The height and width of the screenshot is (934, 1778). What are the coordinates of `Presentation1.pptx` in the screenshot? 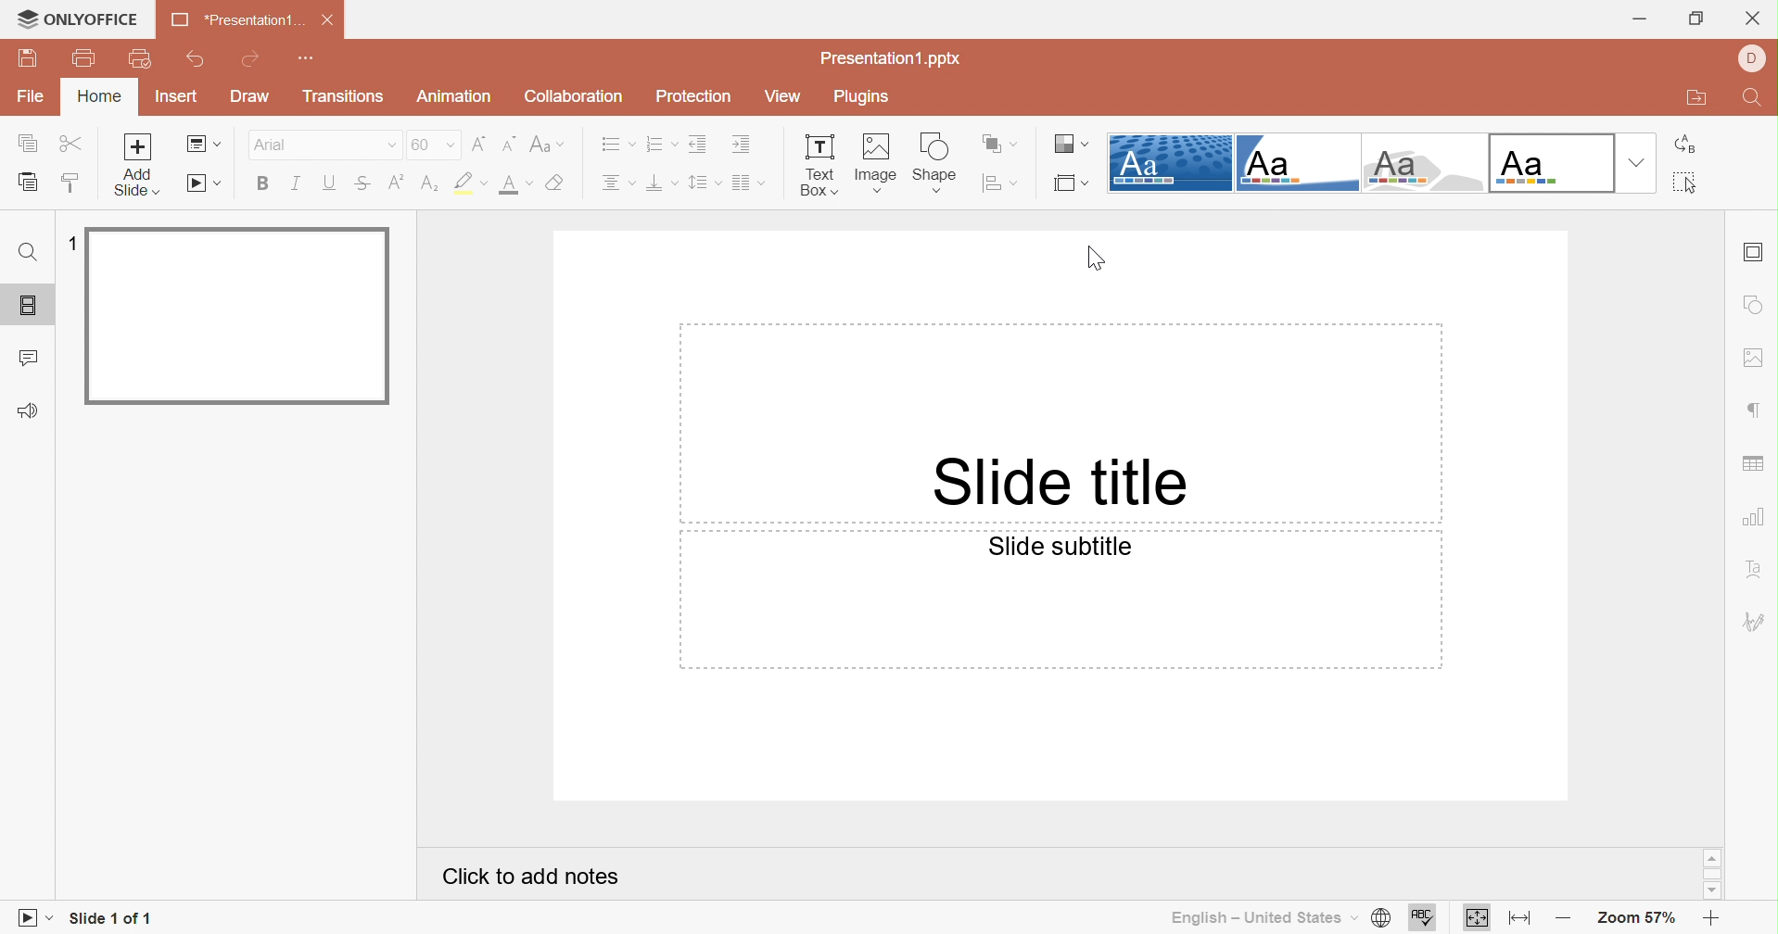 It's located at (887, 57).